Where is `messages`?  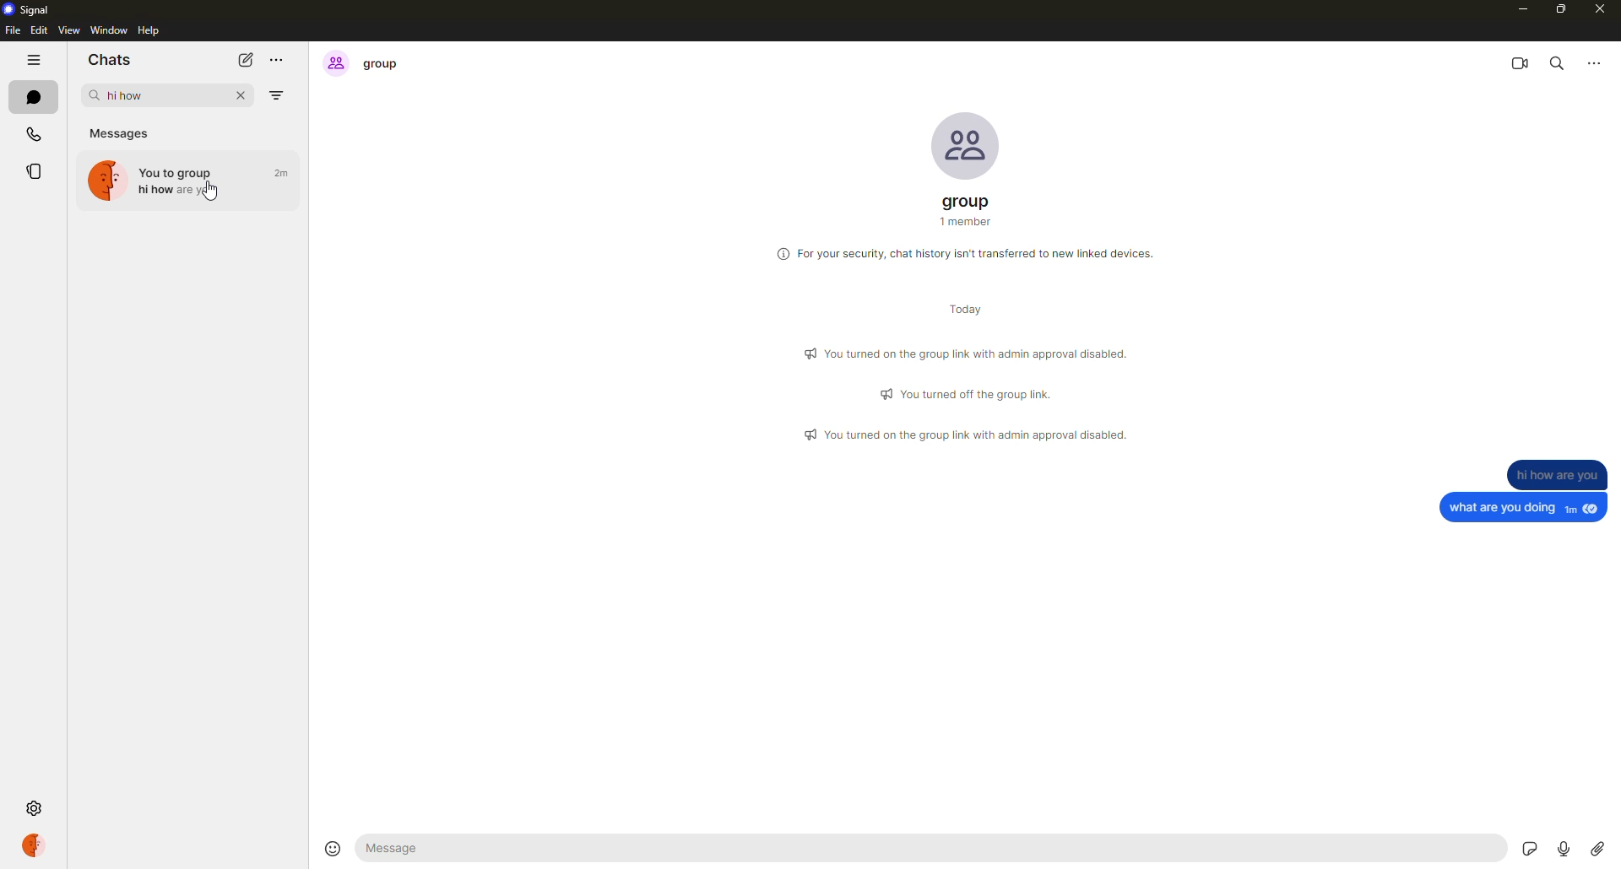
messages is located at coordinates (122, 130).